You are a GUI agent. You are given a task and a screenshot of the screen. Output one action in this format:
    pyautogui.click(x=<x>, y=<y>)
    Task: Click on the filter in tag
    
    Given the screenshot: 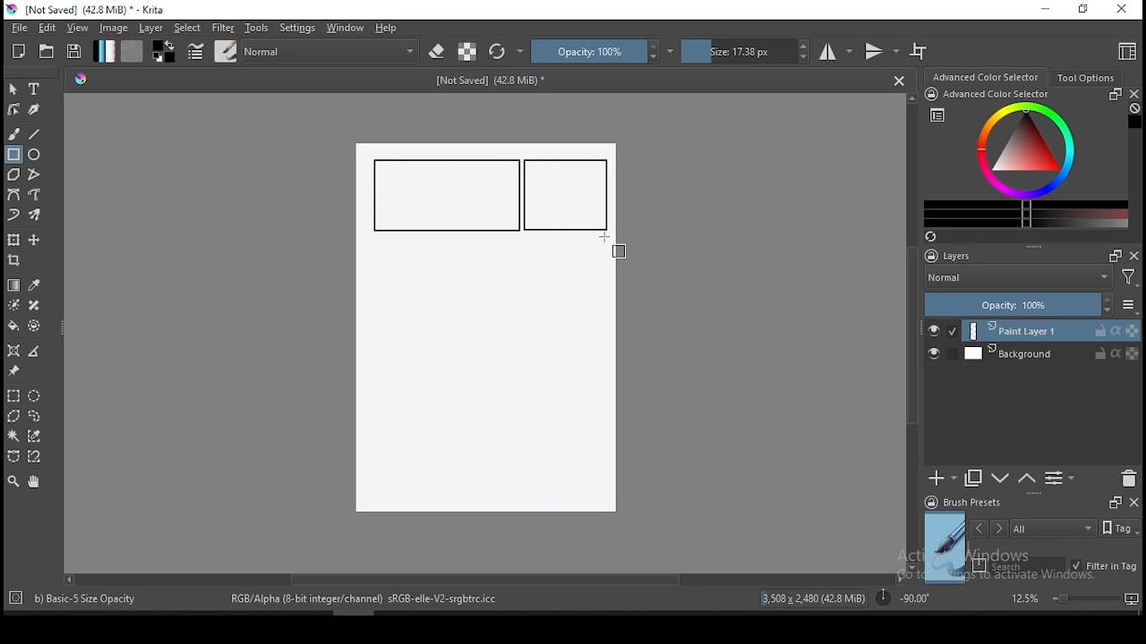 What is the action you would take?
    pyautogui.click(x=1104, y=567)
    